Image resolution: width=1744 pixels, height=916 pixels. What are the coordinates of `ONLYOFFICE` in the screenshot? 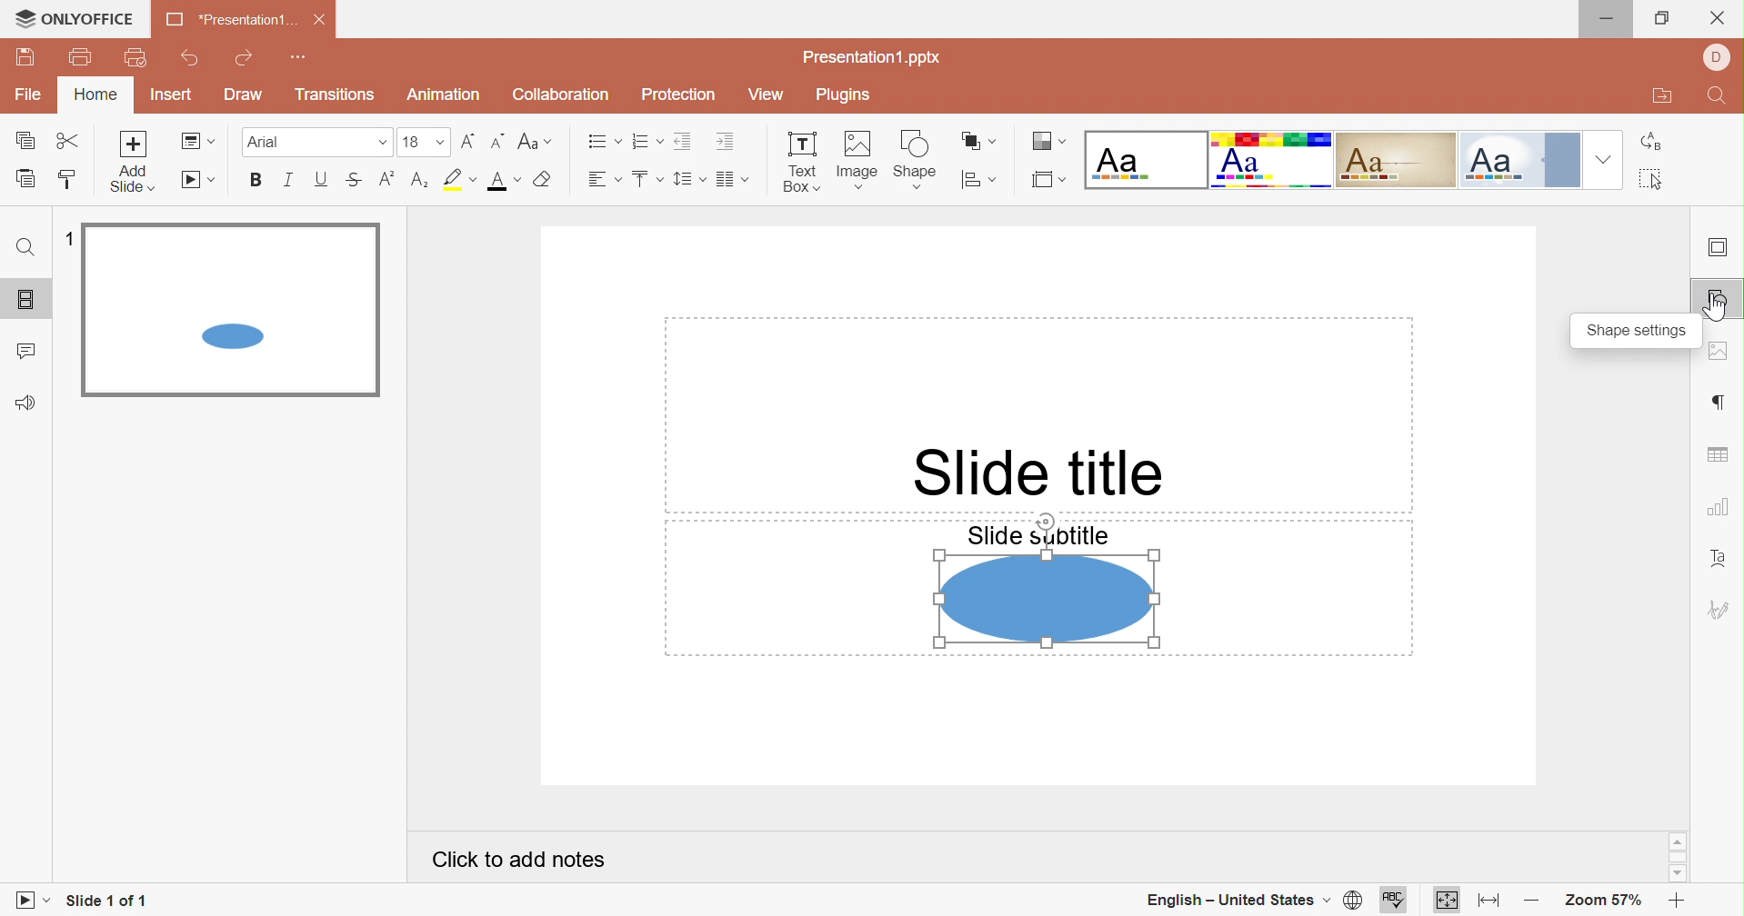 It's located at (71, 17).